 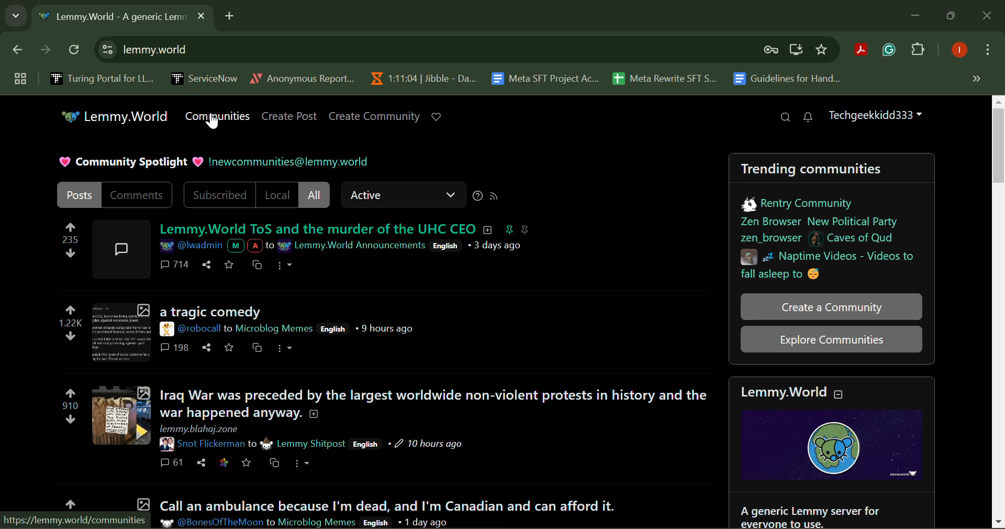 What do you see at coordinates (117, 117) in the screenshot?
I see `Lemmy.World` at bounding box center [117, 117].